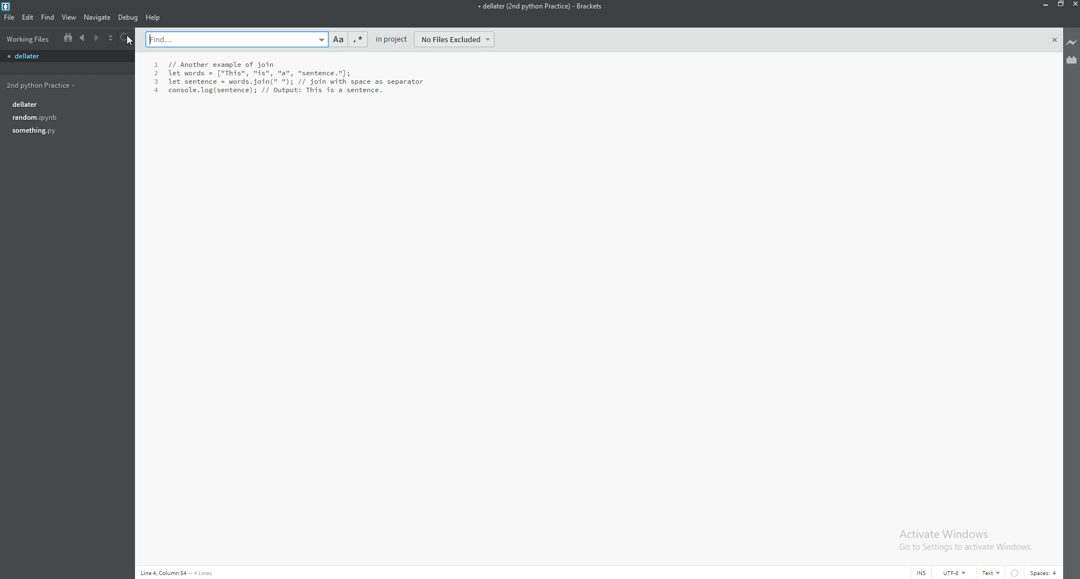 This screenshot has width=1080, height=579. Describe the element at coordinates (129, 19) in the screenshot. I see `debug` at that location.